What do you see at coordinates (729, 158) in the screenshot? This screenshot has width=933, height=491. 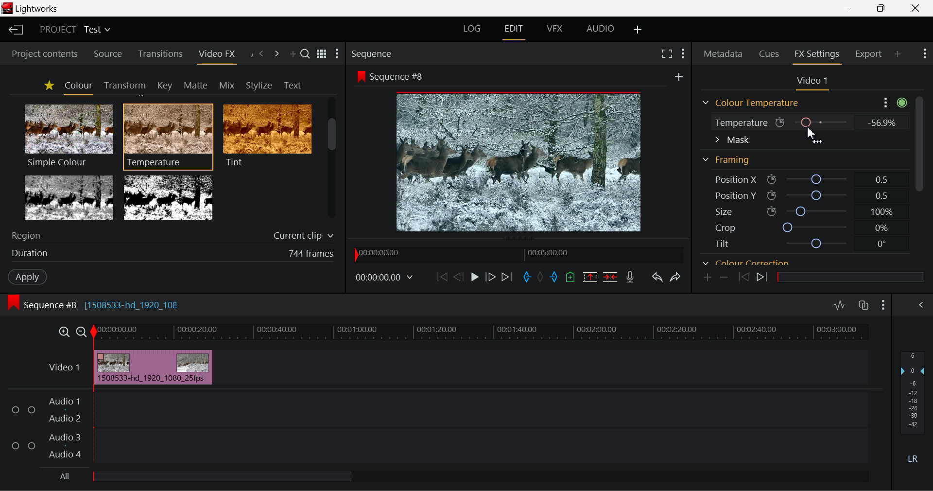 I see `Framing Section` at bounding box center [729, 158].